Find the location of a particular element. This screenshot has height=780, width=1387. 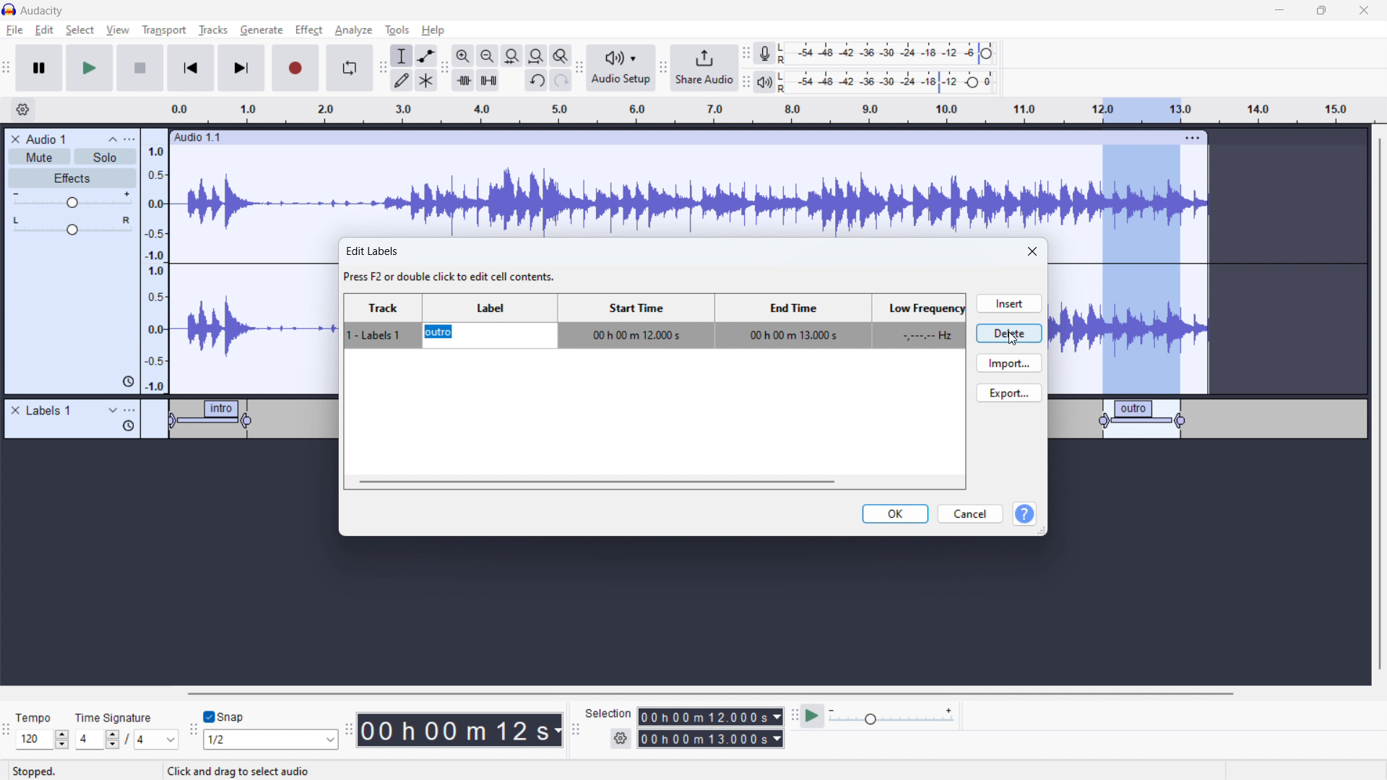

share audio toolbar is located at coordinates (663, 69).